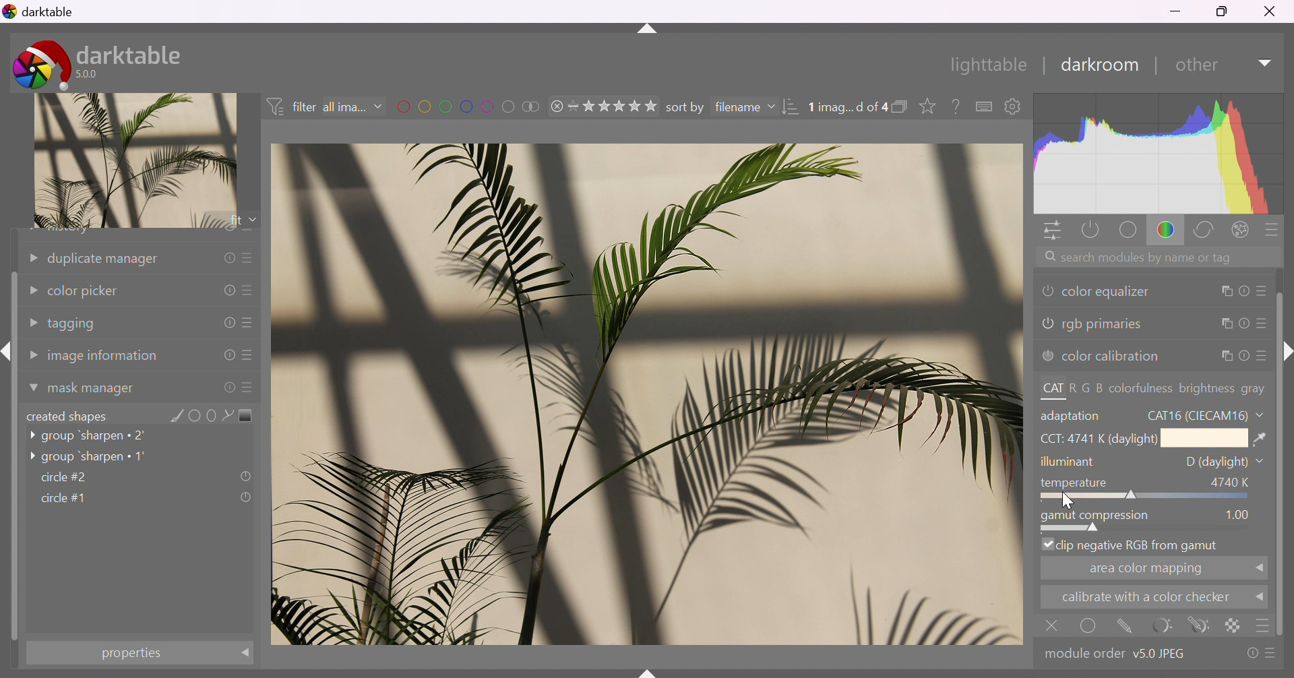 Image resolution: width=1294 pixels, height=678 pixels. I want to click on navigate, so click(1196, 625).